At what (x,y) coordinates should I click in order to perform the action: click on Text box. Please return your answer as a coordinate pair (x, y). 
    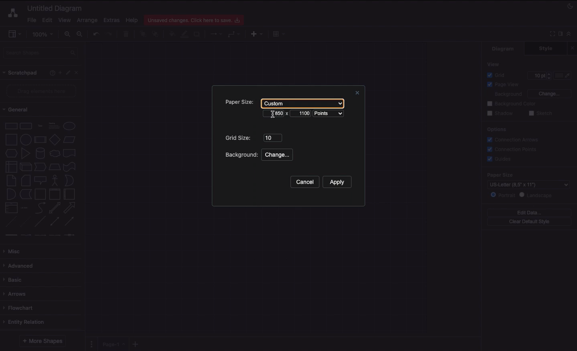
    Looking at the image, I should click on (53, 126).